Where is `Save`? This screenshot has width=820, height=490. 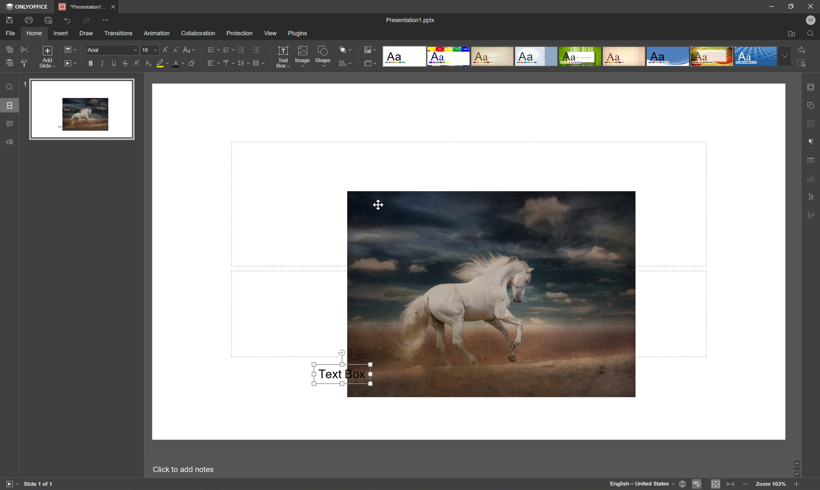 Save is located at coordinates (111, 6).